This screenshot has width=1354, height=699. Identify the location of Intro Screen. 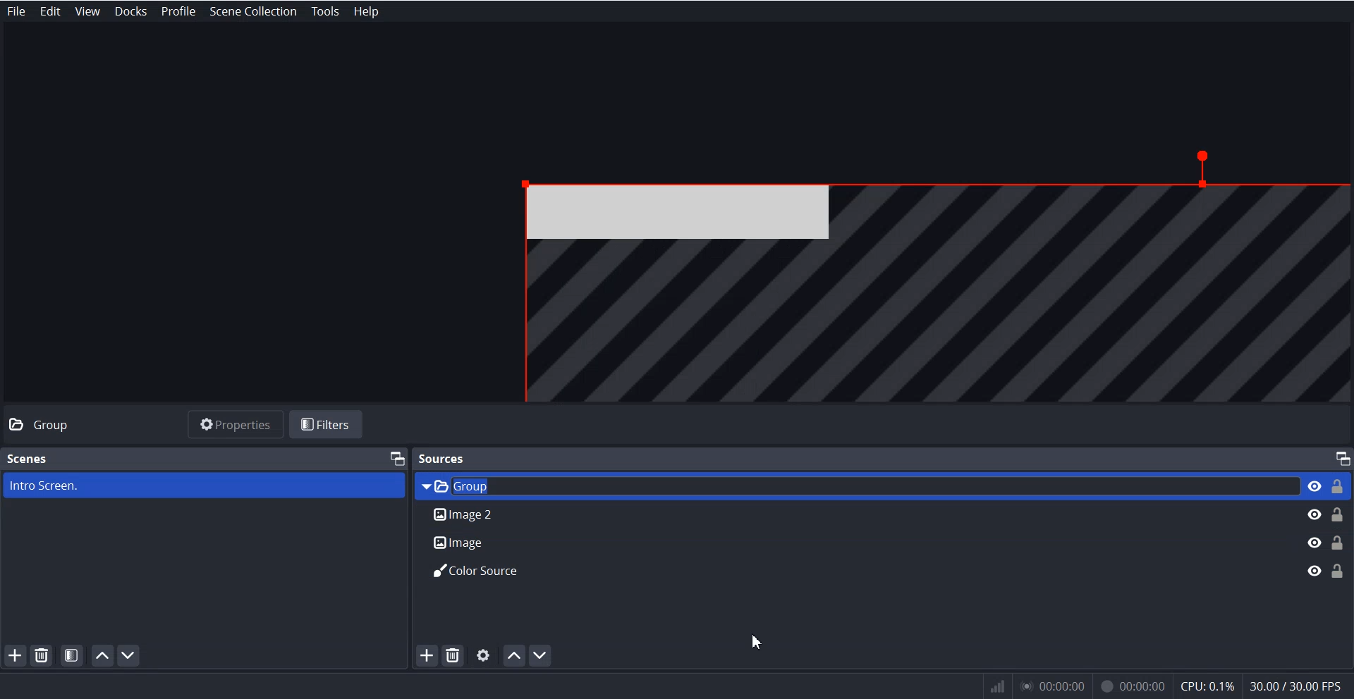
(202, 485).